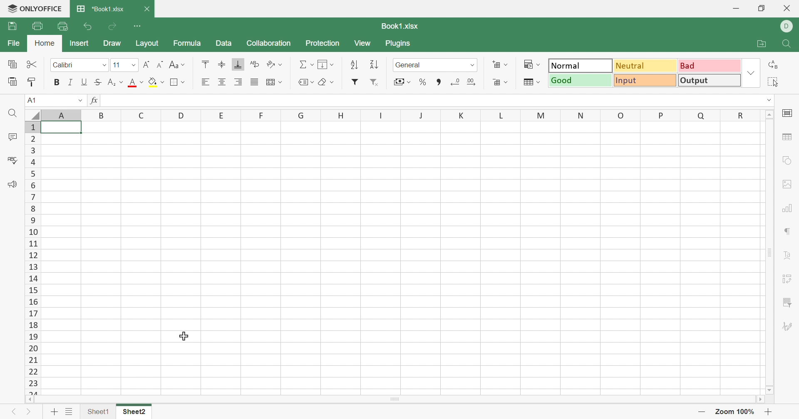  I want to click on Quick Print, so click(65, 26).